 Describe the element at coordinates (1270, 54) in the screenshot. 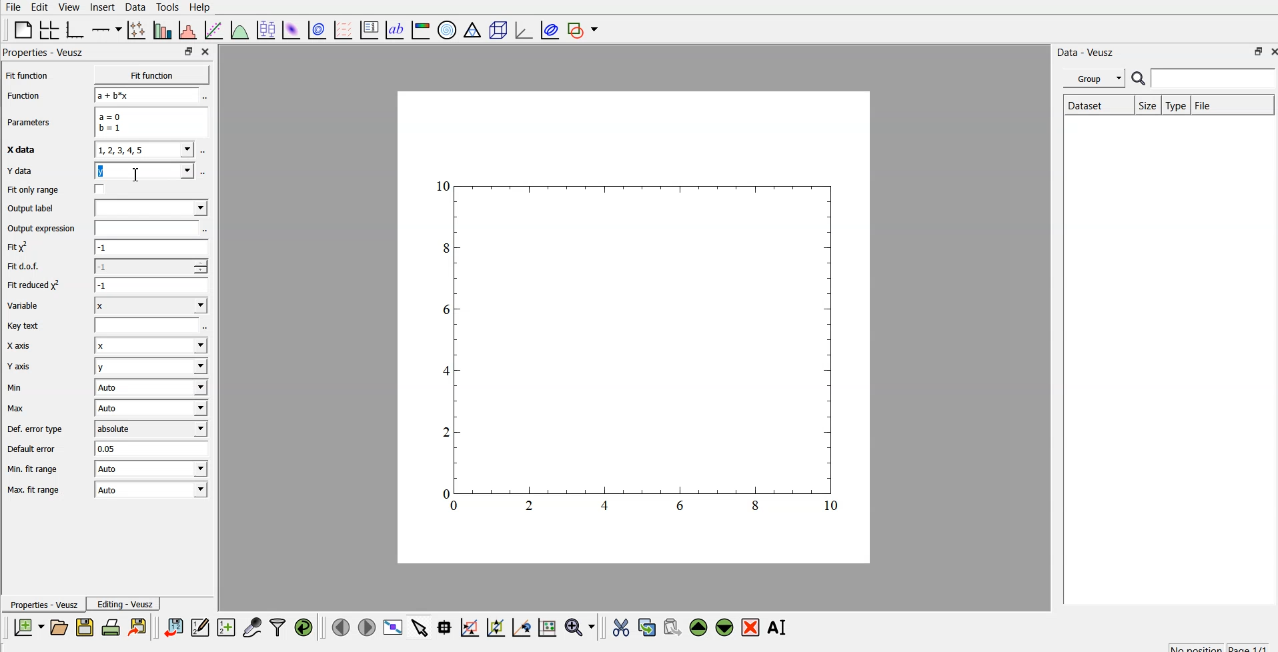

I see `close` at that location.